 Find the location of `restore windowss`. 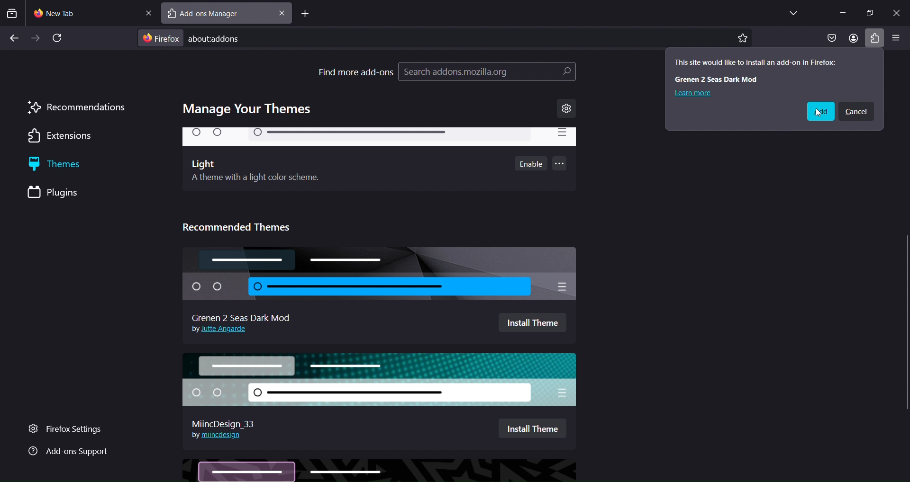

restore windowss is located at coordinates (869, 12).